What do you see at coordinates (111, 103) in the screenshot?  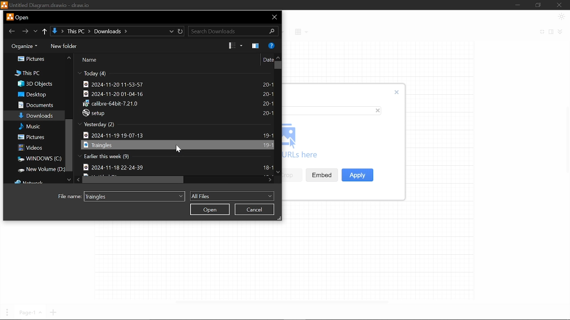 I see `calibre-64bit-7.21.0` at bounding box center [111, 103].